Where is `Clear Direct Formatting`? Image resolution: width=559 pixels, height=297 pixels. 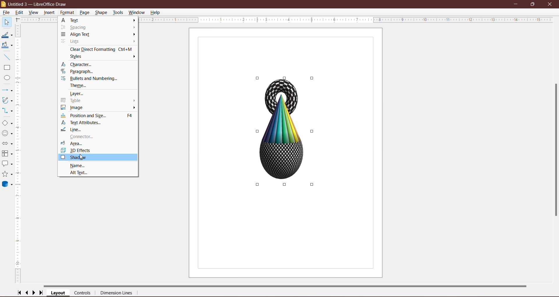
Clear Direct Formatting is located at coordinates (101, 49).